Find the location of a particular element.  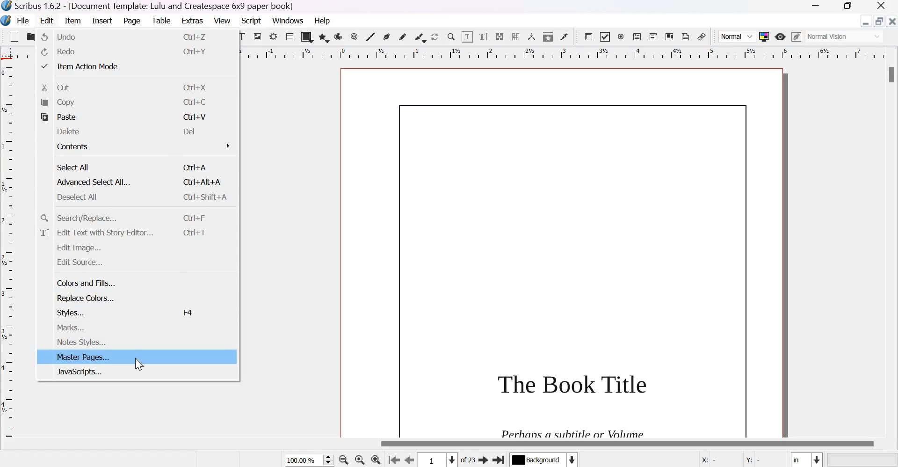

current zoom level is located at coordinates (308, 460).